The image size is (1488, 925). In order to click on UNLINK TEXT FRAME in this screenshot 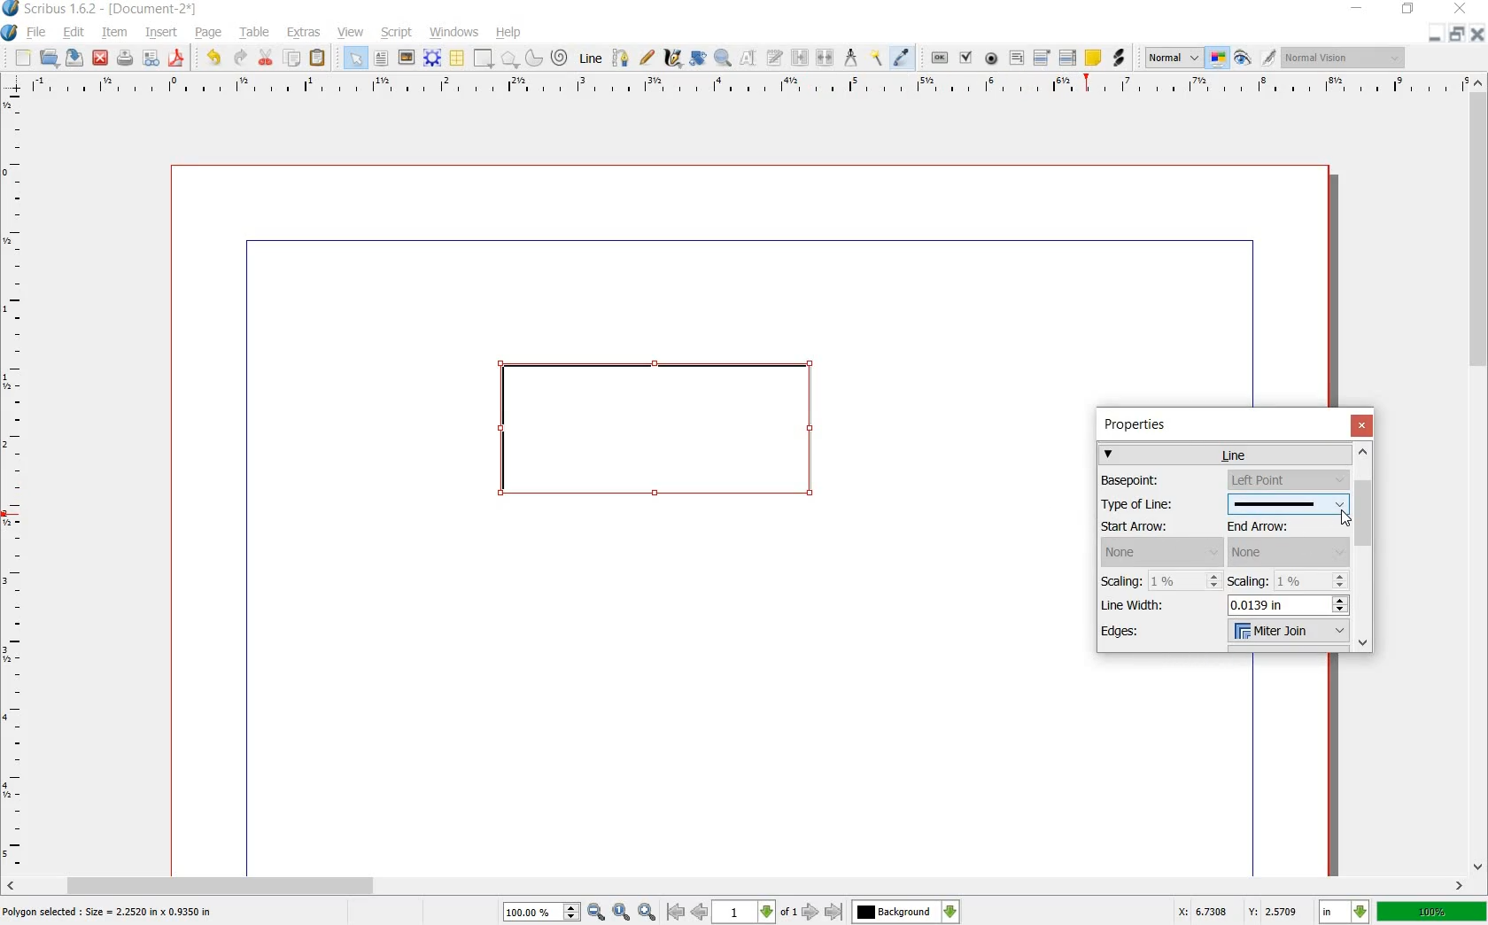, I will do `click(826, 58)`.